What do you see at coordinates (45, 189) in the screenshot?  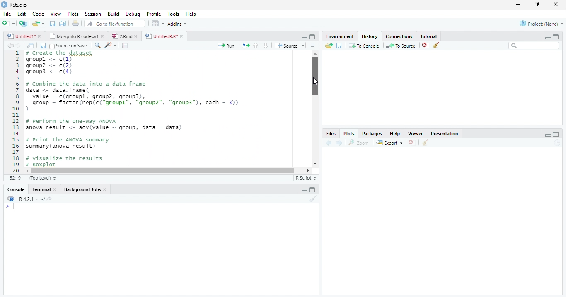 I see `Terminal` at bounding box center [45, 189].